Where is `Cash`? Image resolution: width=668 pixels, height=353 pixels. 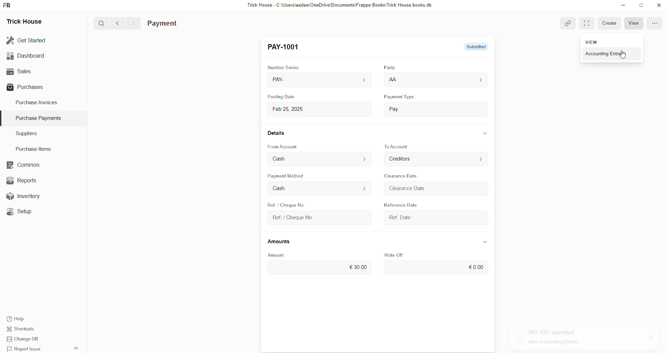
Cash is located at coordinates (281, 188).